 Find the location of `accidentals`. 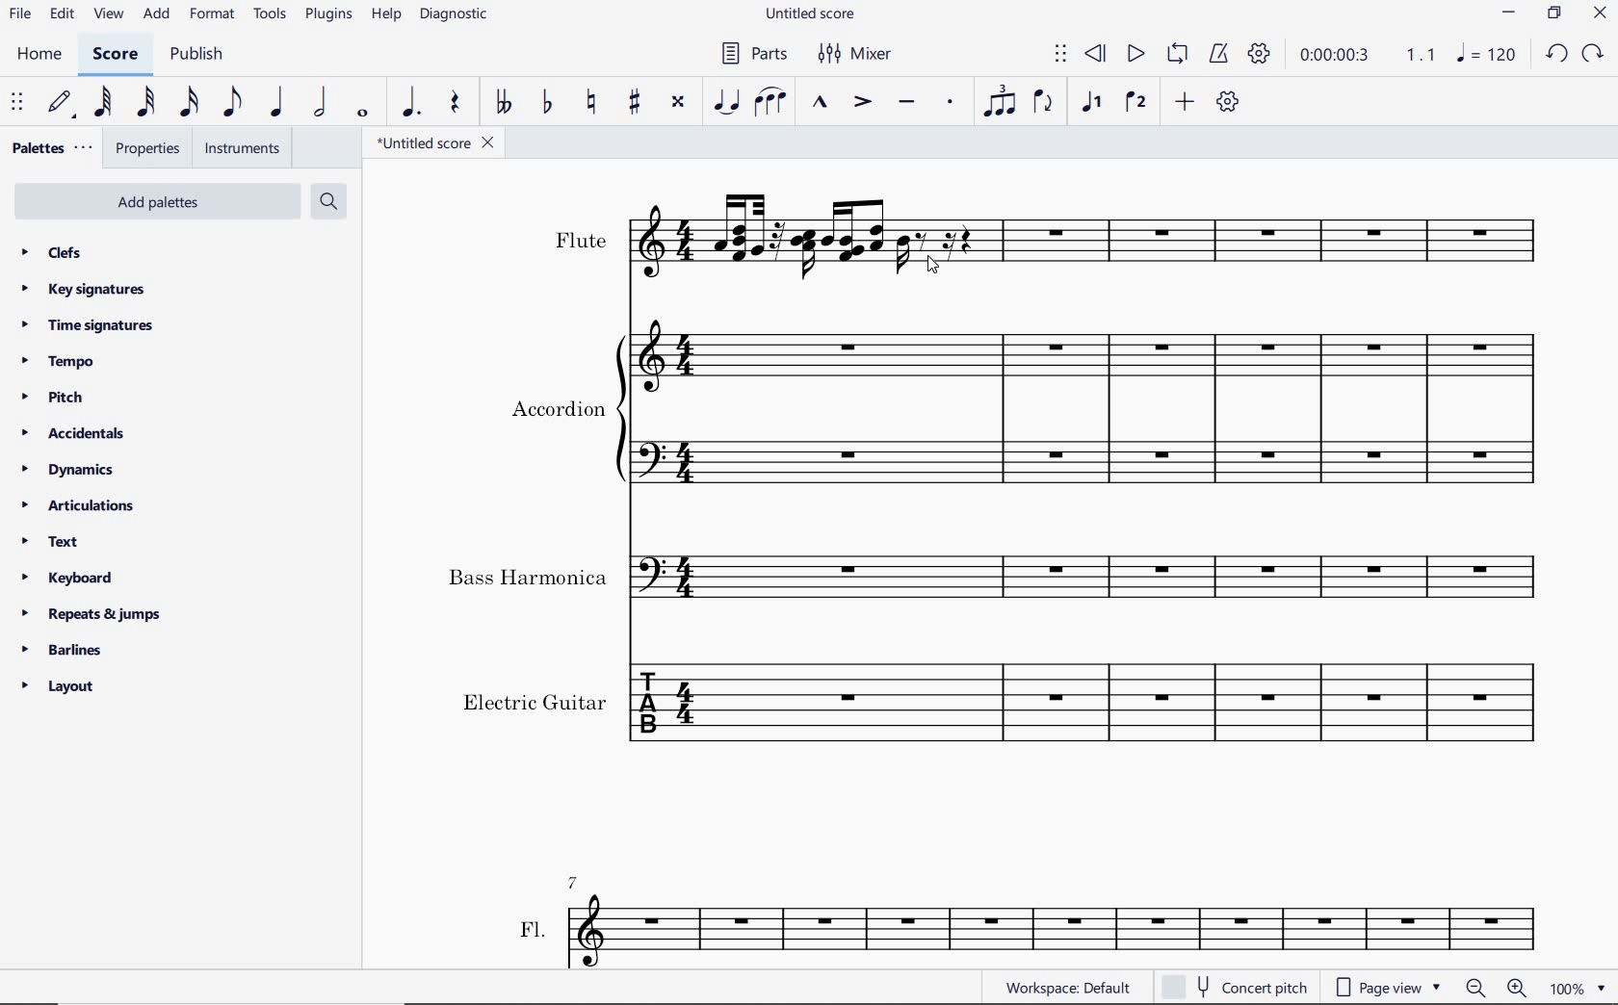

accidentals is located at coordinates (80, 432).